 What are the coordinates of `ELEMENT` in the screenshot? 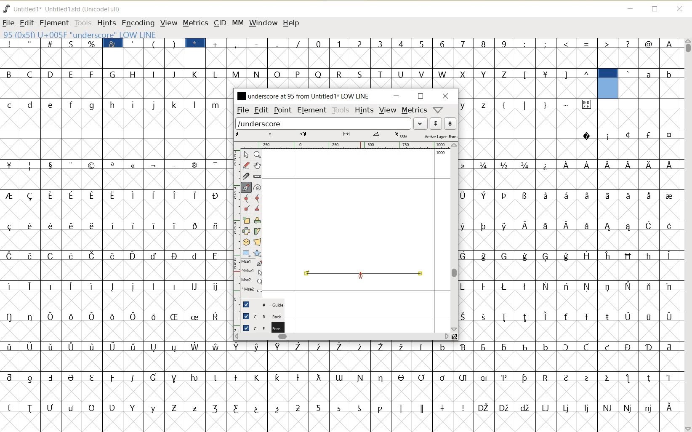 It's located at (312, 111).